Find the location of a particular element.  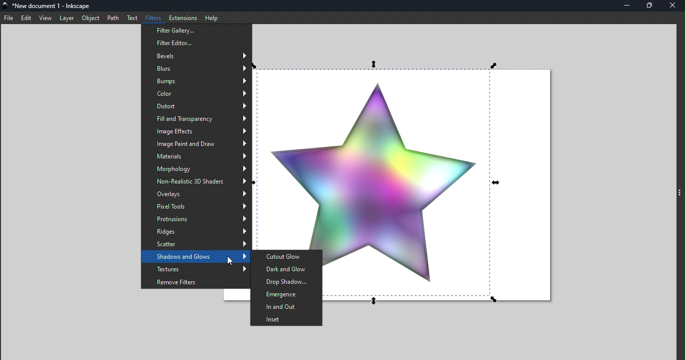

Object is located at coordinates (90, 18).